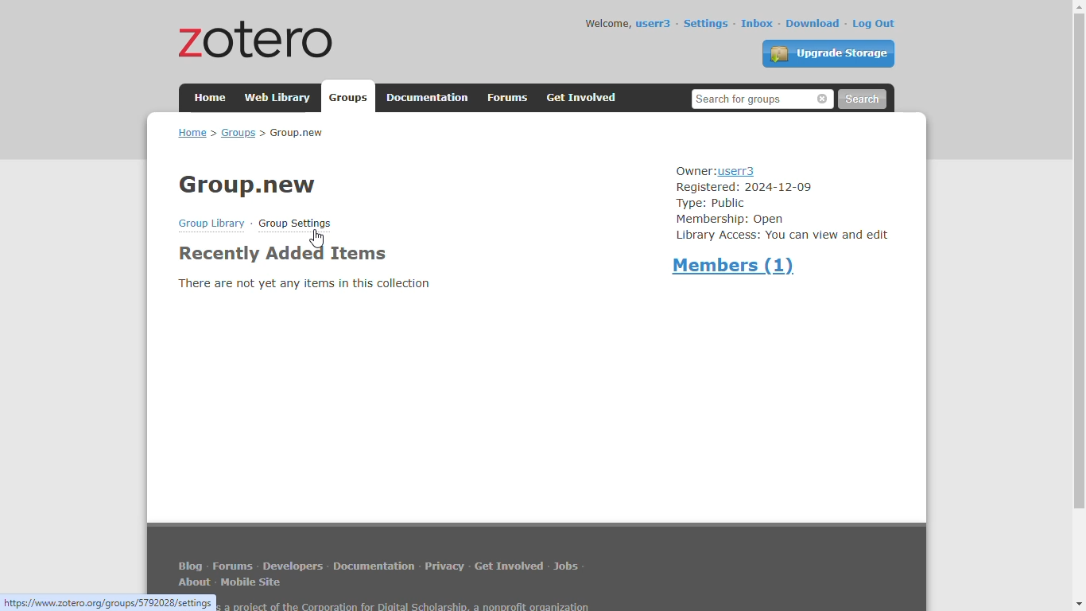 The width and height of the screenshot is (1086, 611). What do you see at coordinates (706, 23) in the screenshot?
I see `settings` at bounding box center [706, 23].